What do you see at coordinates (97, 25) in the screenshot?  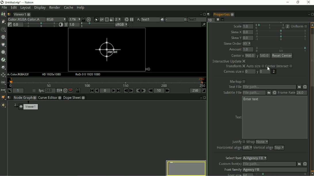 I see `selection bar` at bounding box center [97, 25].